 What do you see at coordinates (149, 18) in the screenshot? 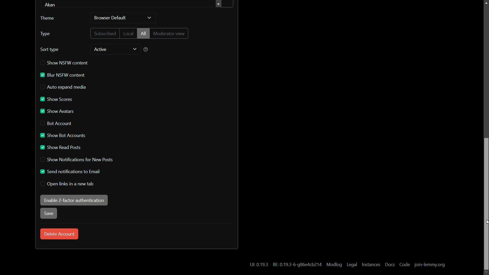
I see `dropdown` at bounding box center [149, 18].